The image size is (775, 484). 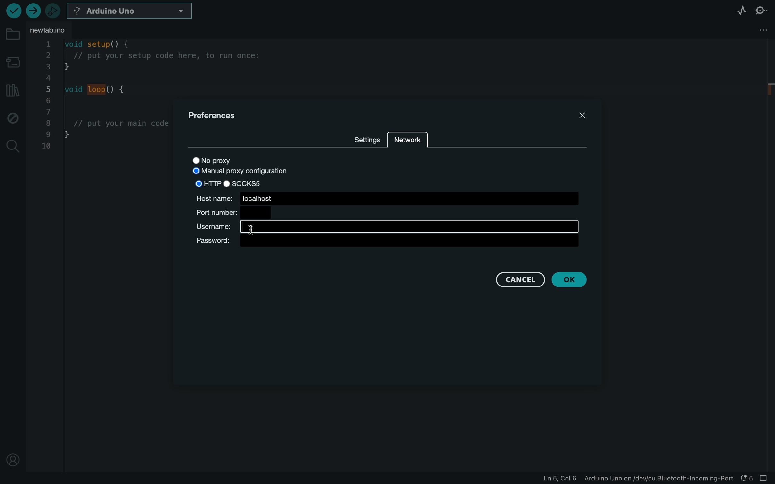 I want to click on cancel, so click(x=521, y=279).